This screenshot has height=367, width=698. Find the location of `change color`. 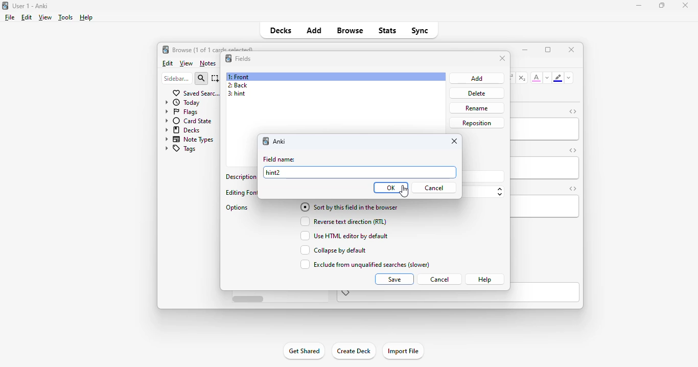

change color is located at coordinates (547, 78).